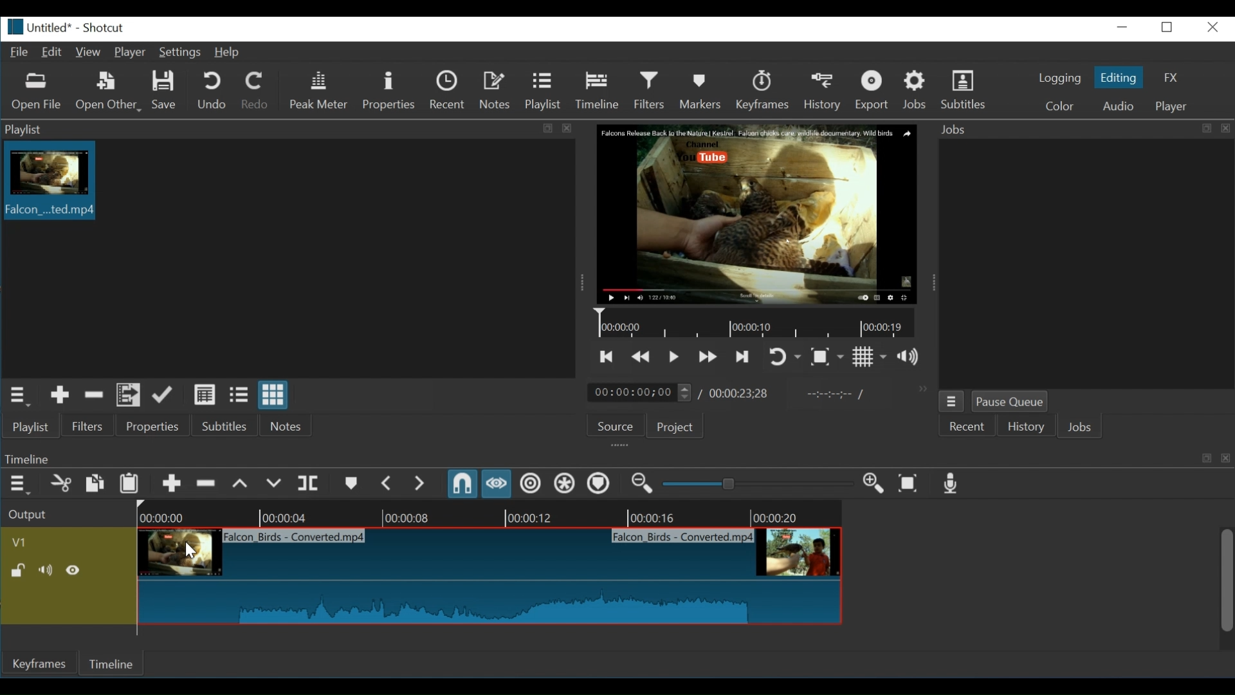  What do you see at coordinates (156, 426) in the screenshot?
I see `Properties` at bounding box center [156, 426].